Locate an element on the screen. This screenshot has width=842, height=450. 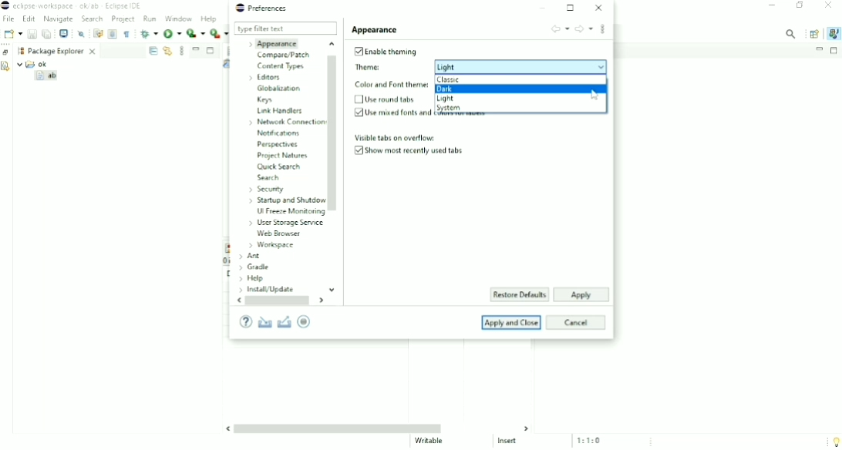
Run Last Tool is located at coordinates (220, 33).